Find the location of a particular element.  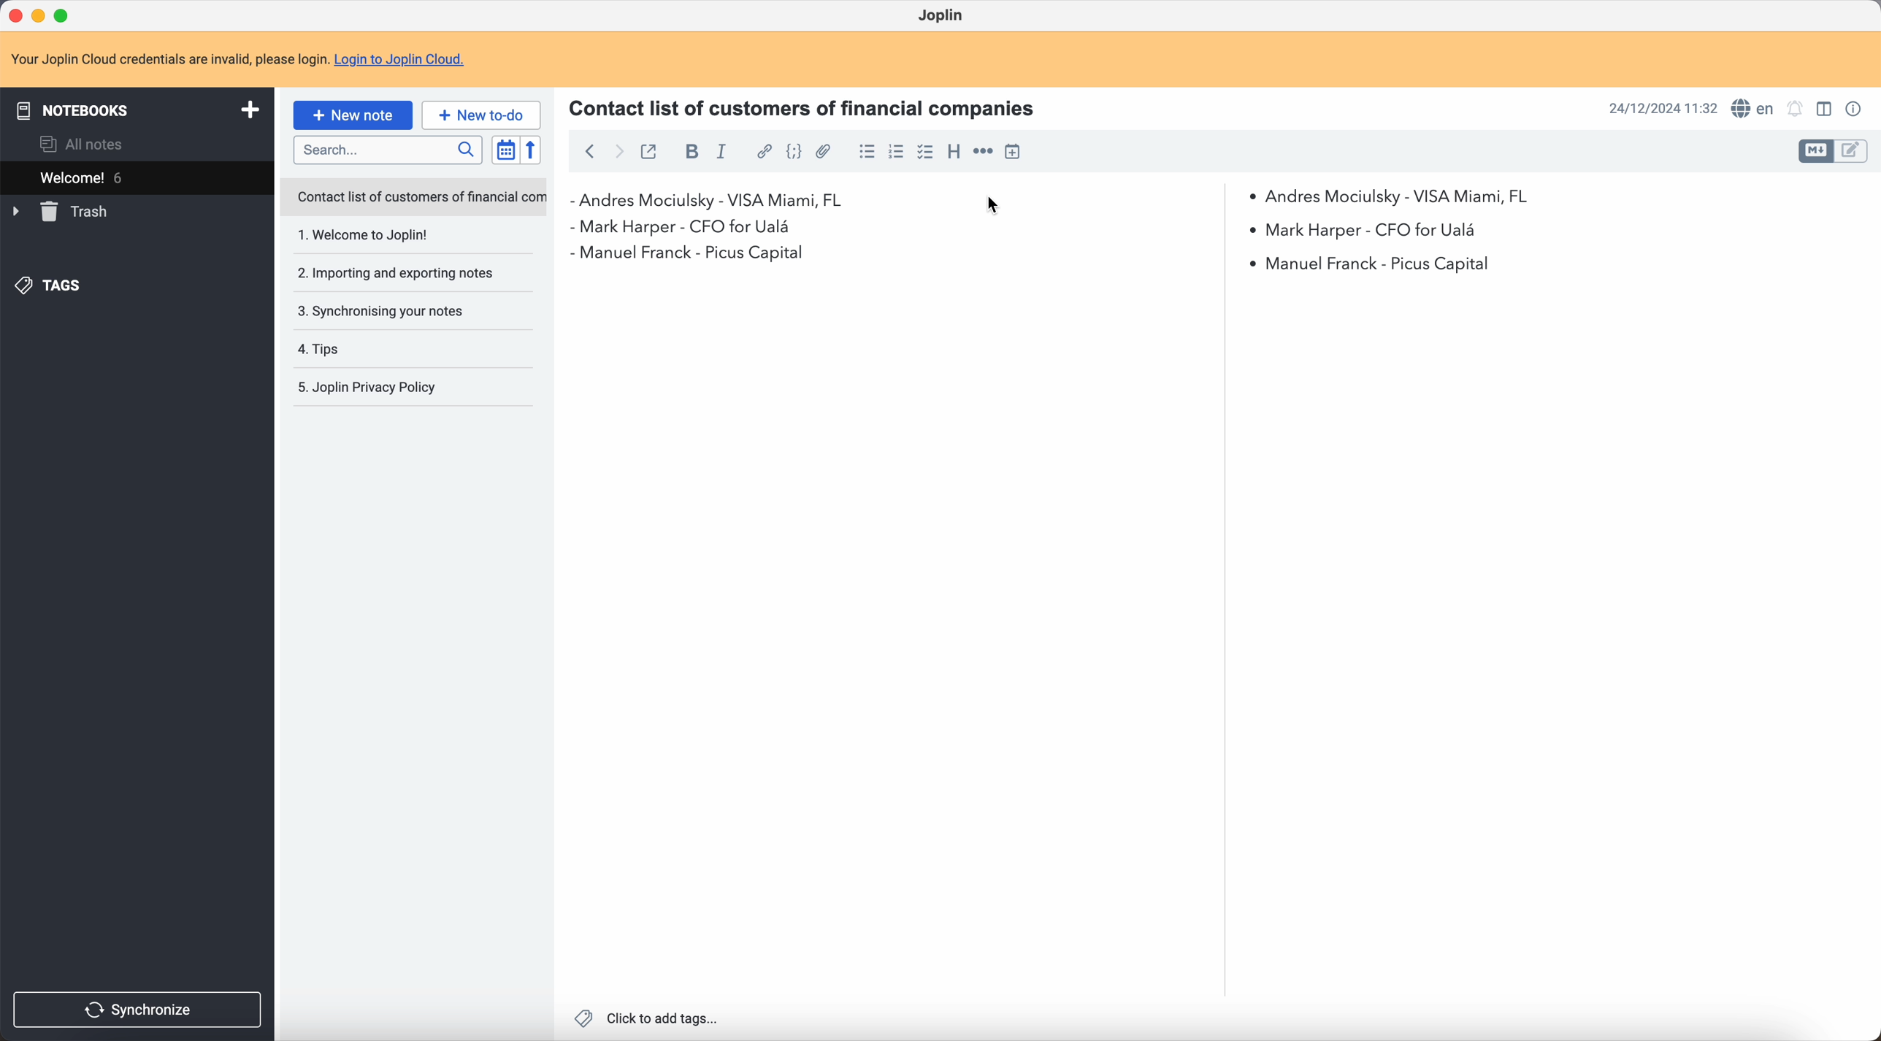

heading is located at coordinates (954, 153).